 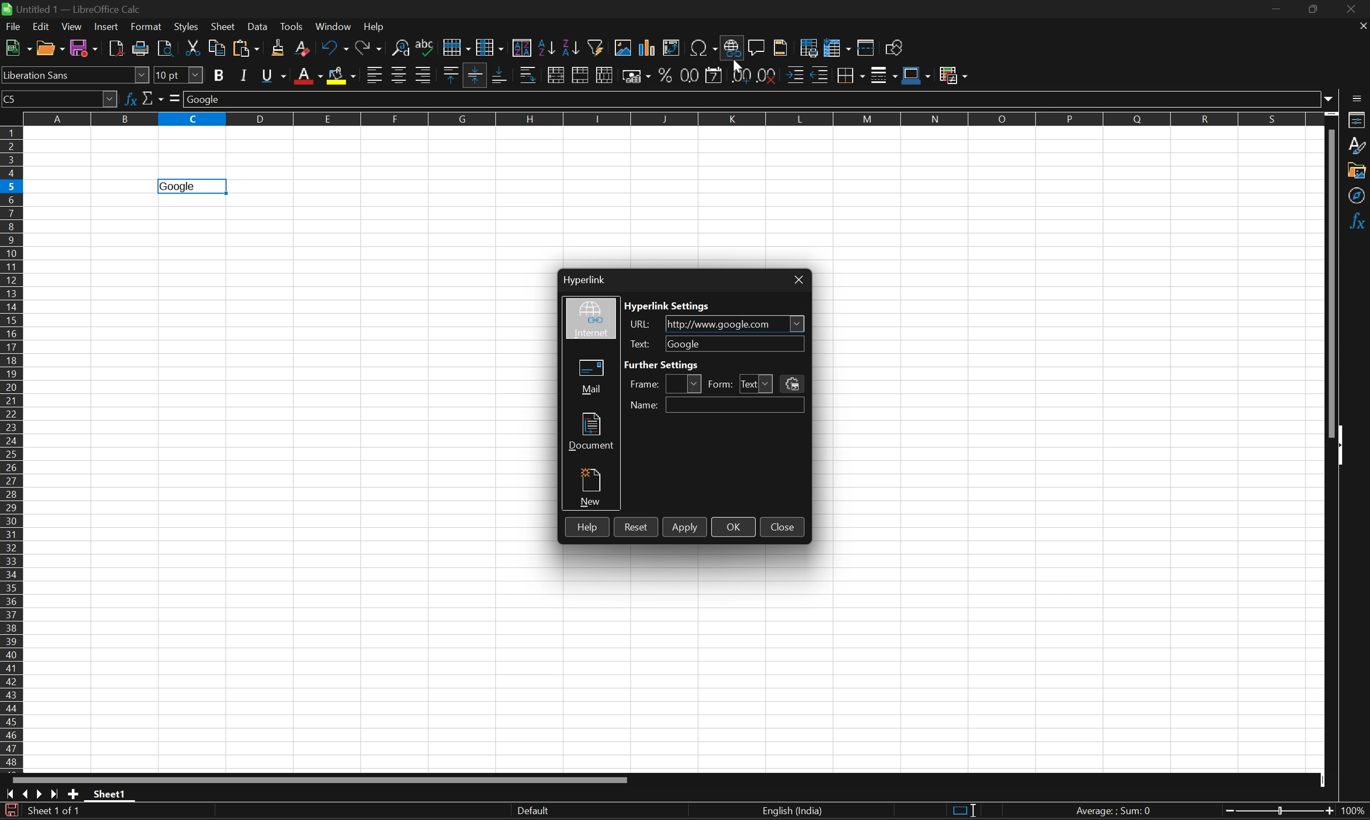 I want to click on Conditional, so click(x=954, y=74).